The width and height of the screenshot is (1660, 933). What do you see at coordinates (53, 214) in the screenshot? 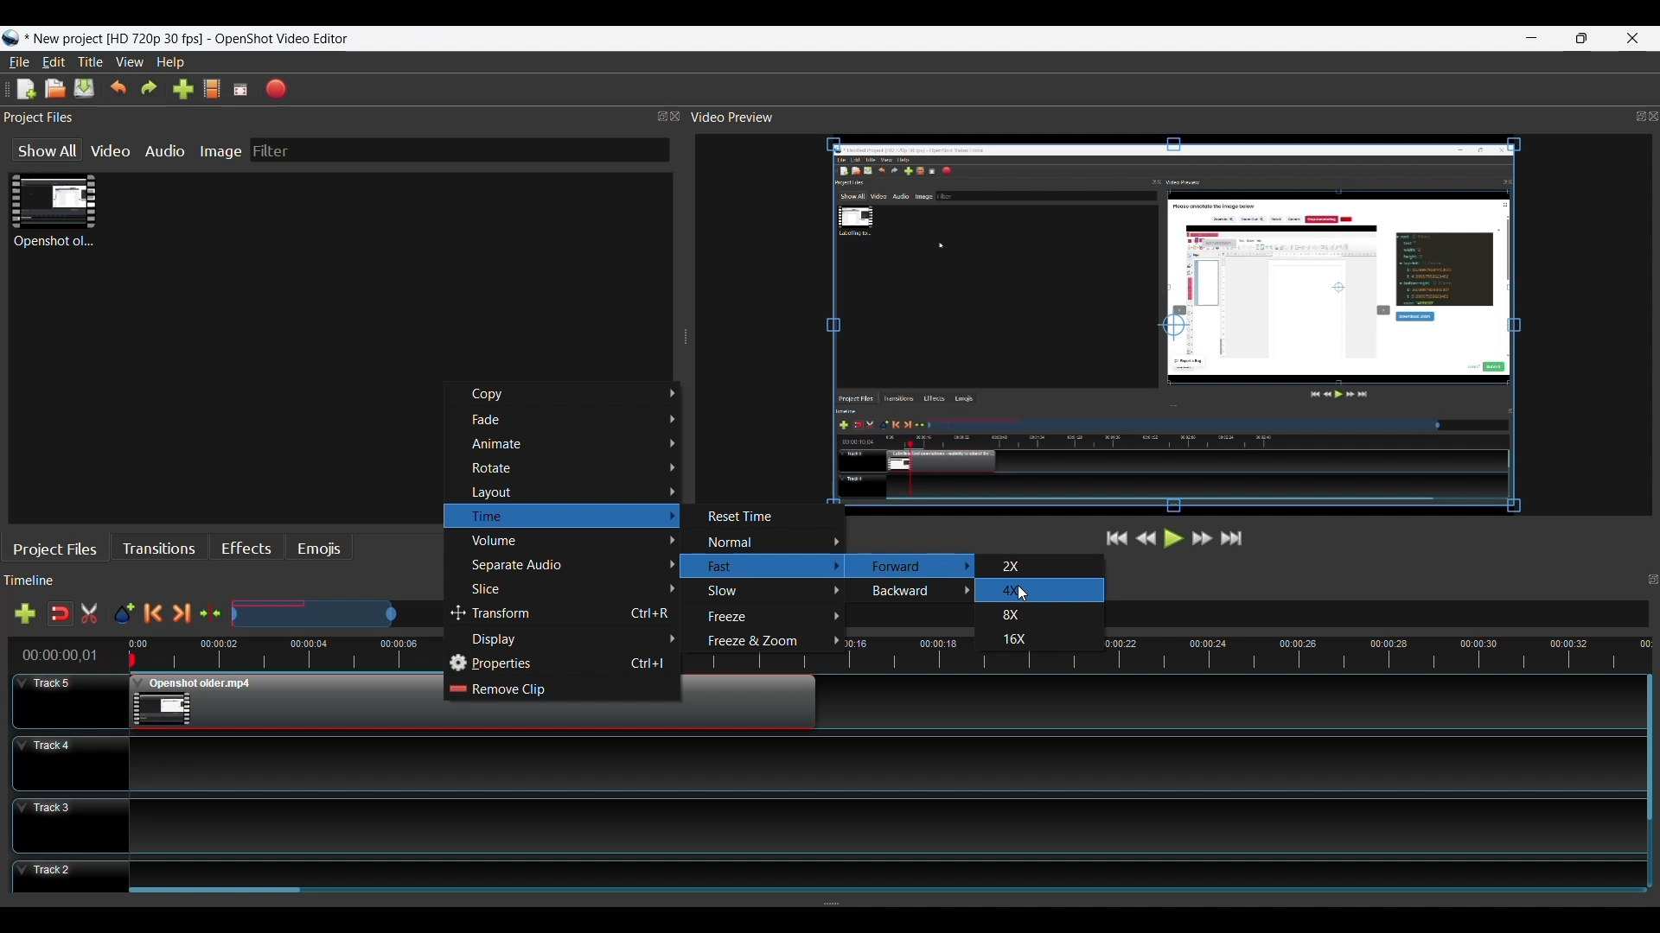
I see `Clip` at bounding box center [53, 214].